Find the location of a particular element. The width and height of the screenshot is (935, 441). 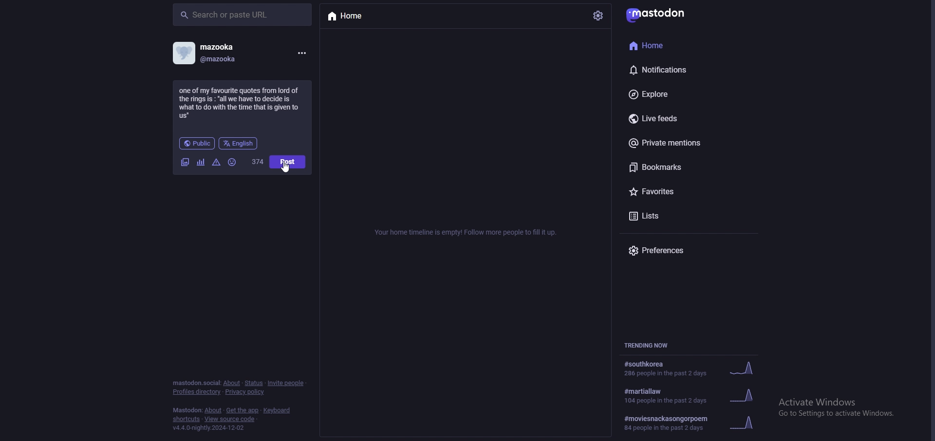

Application version is located at coordinates (214, 430).